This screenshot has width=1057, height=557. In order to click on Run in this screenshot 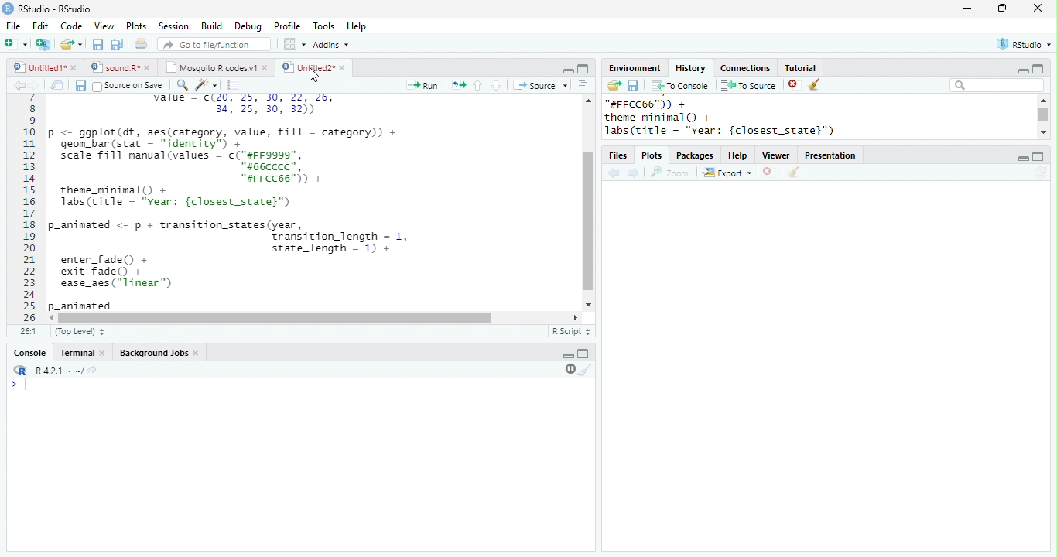, I will do `click(424, 85)`.